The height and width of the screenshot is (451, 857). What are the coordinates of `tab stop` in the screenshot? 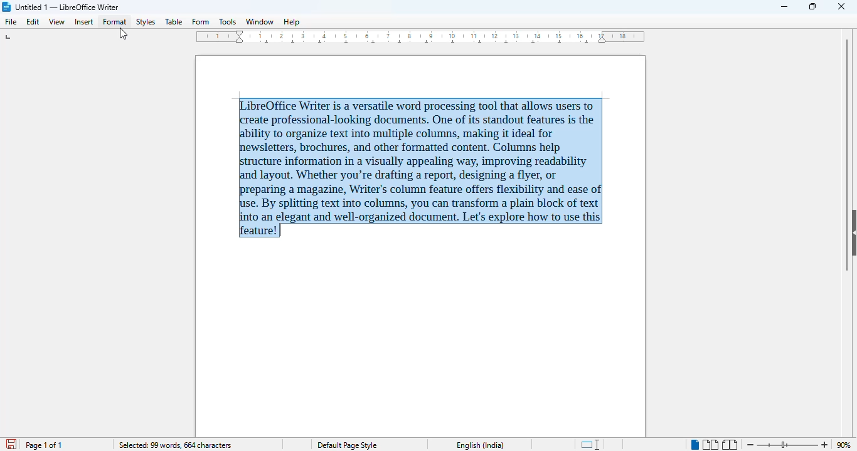 It's located at (9, 37).